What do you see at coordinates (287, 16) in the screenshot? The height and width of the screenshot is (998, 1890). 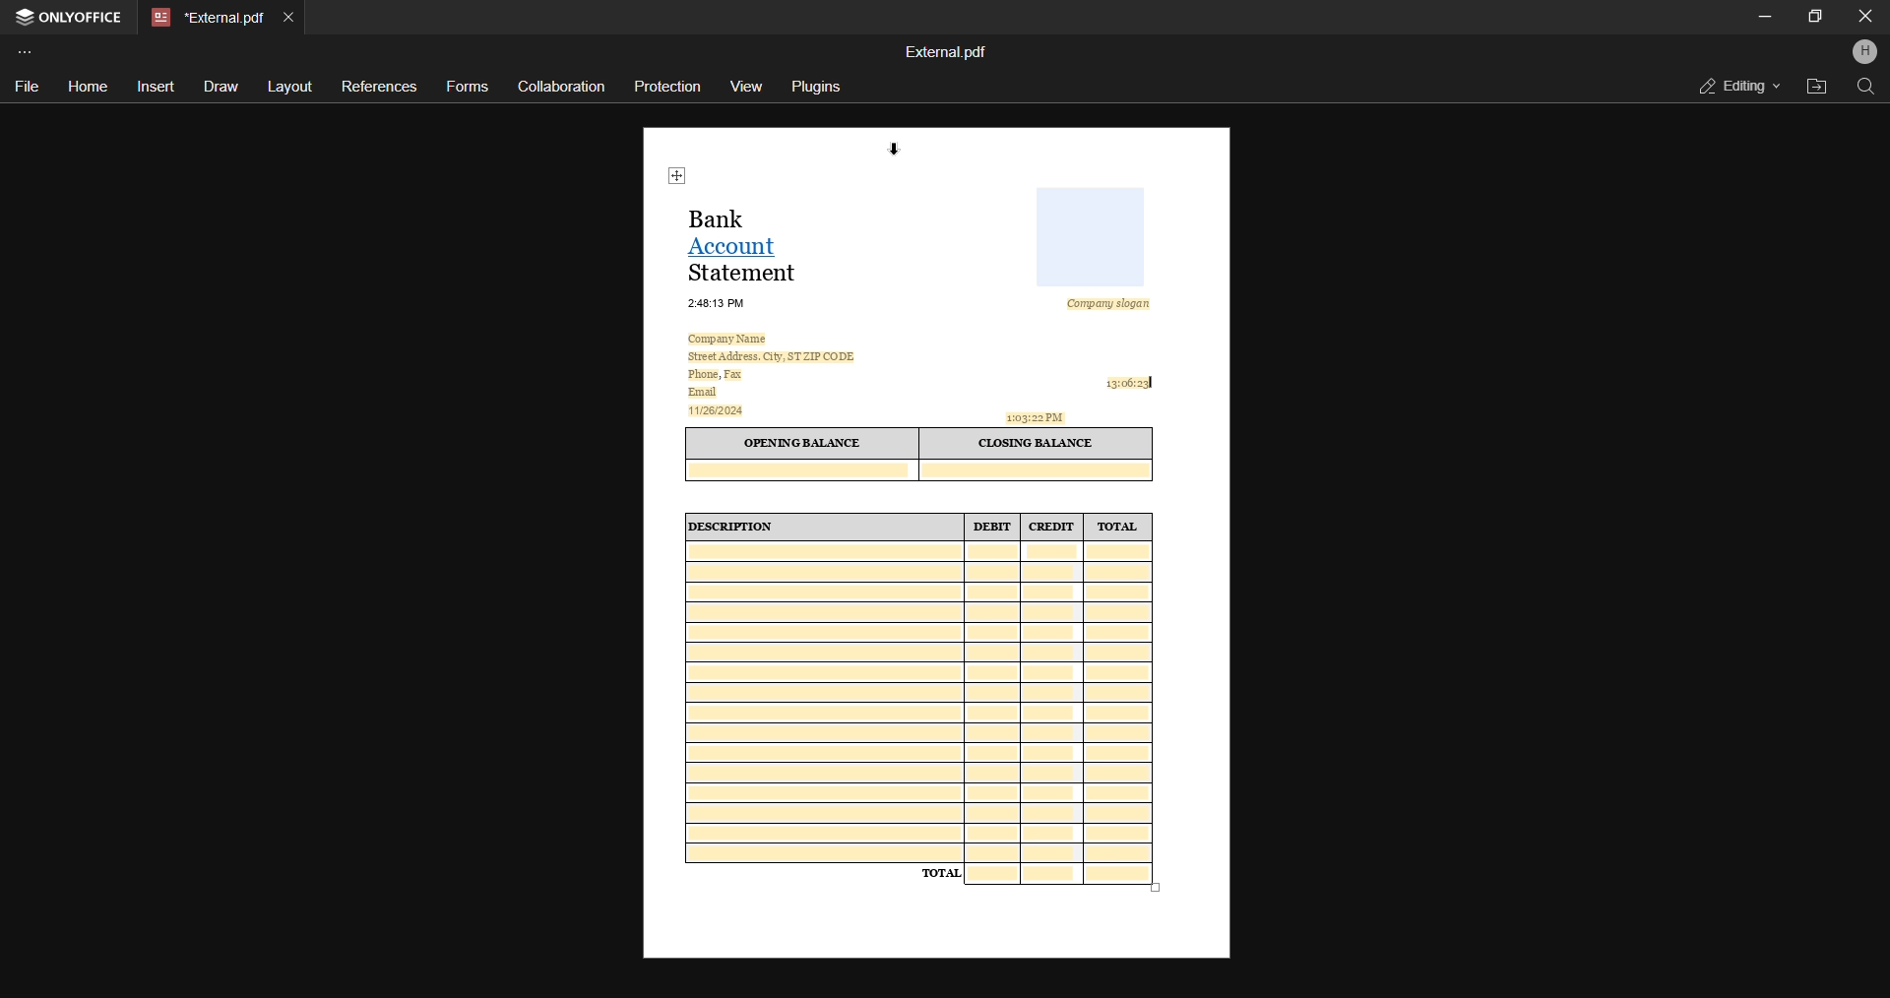 I see `close current tab` at bounding box center [287, 16].